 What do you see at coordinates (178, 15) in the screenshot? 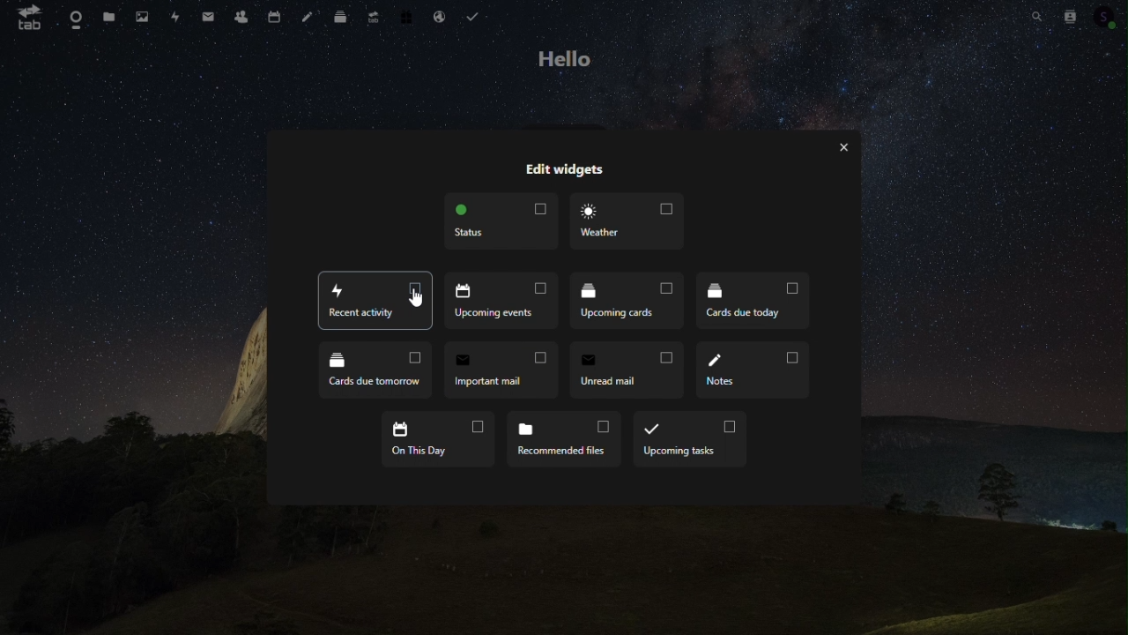
I see `Activity` at bounding box center [178, 15].